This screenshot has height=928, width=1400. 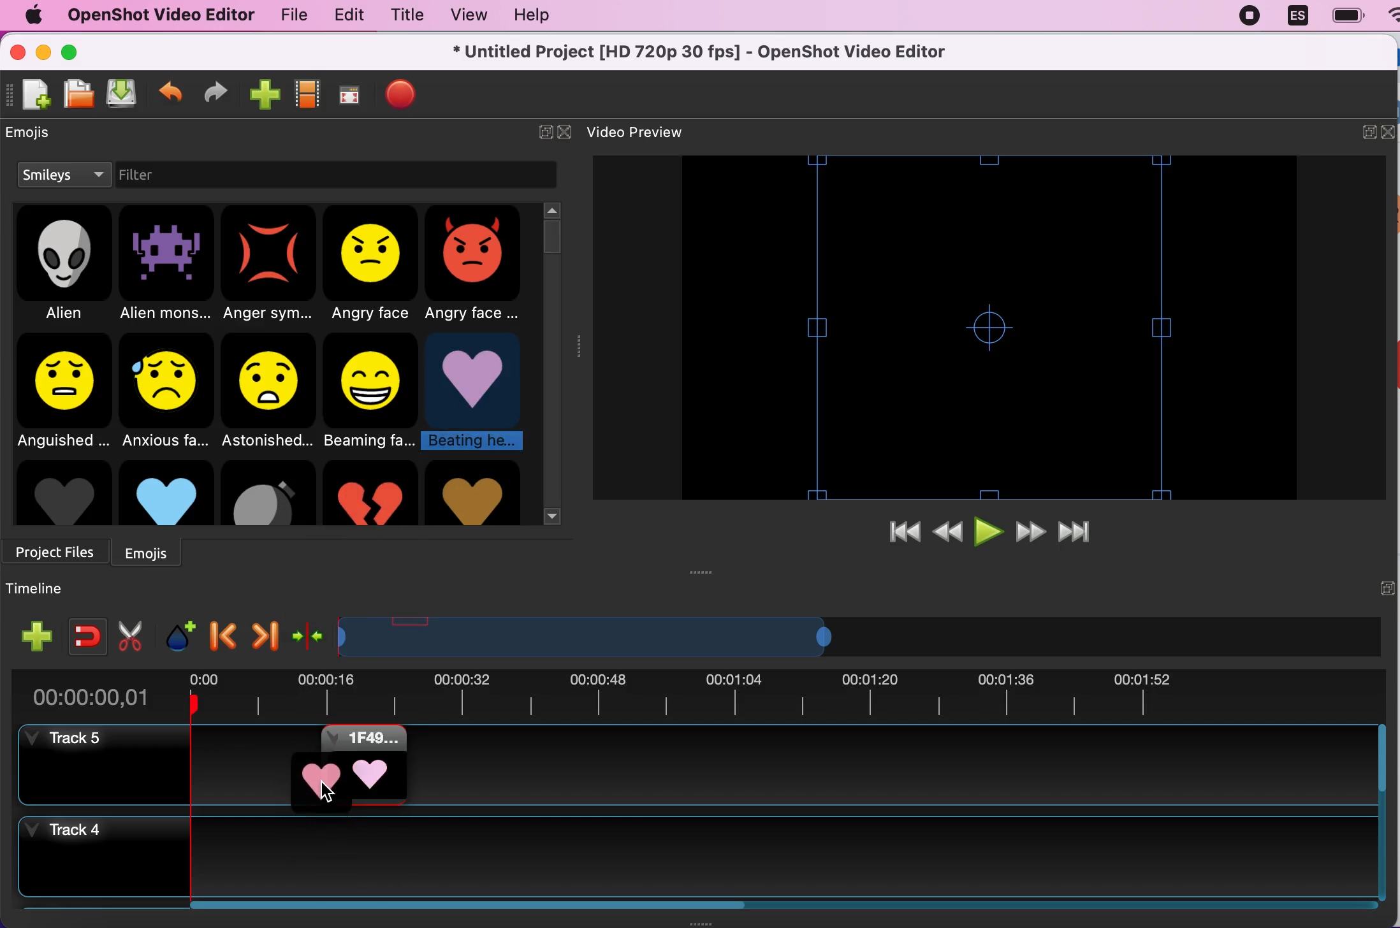 What do you see at coordinates (472, 493) in the screenshot?
I see `heart` at bounding box center [472, 493].